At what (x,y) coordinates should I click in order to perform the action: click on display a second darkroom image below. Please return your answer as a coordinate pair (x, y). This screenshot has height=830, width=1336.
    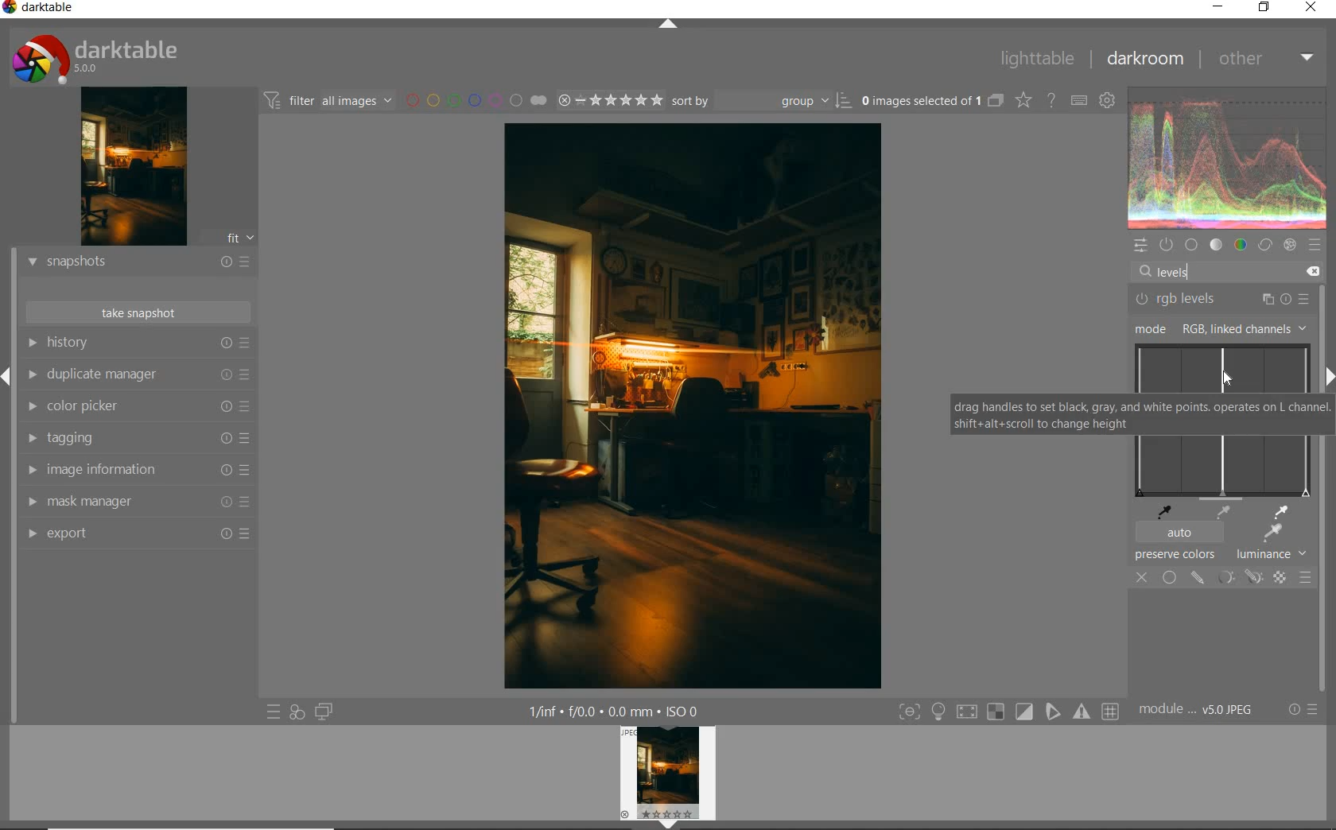
    Looking at the image, I should click on (324, 712).